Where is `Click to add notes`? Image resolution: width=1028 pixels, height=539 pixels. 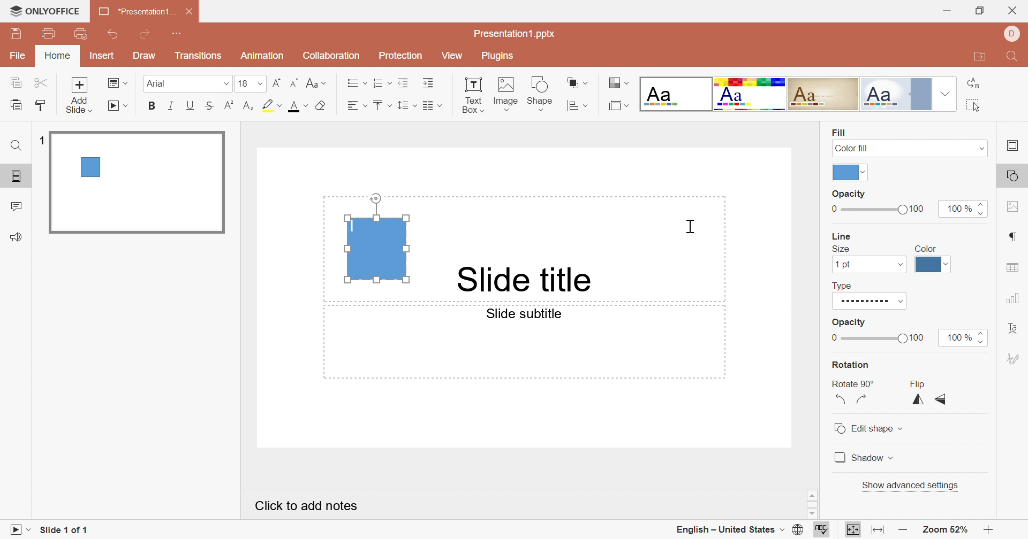 Click to add notes is located at coordinates (307, 508).